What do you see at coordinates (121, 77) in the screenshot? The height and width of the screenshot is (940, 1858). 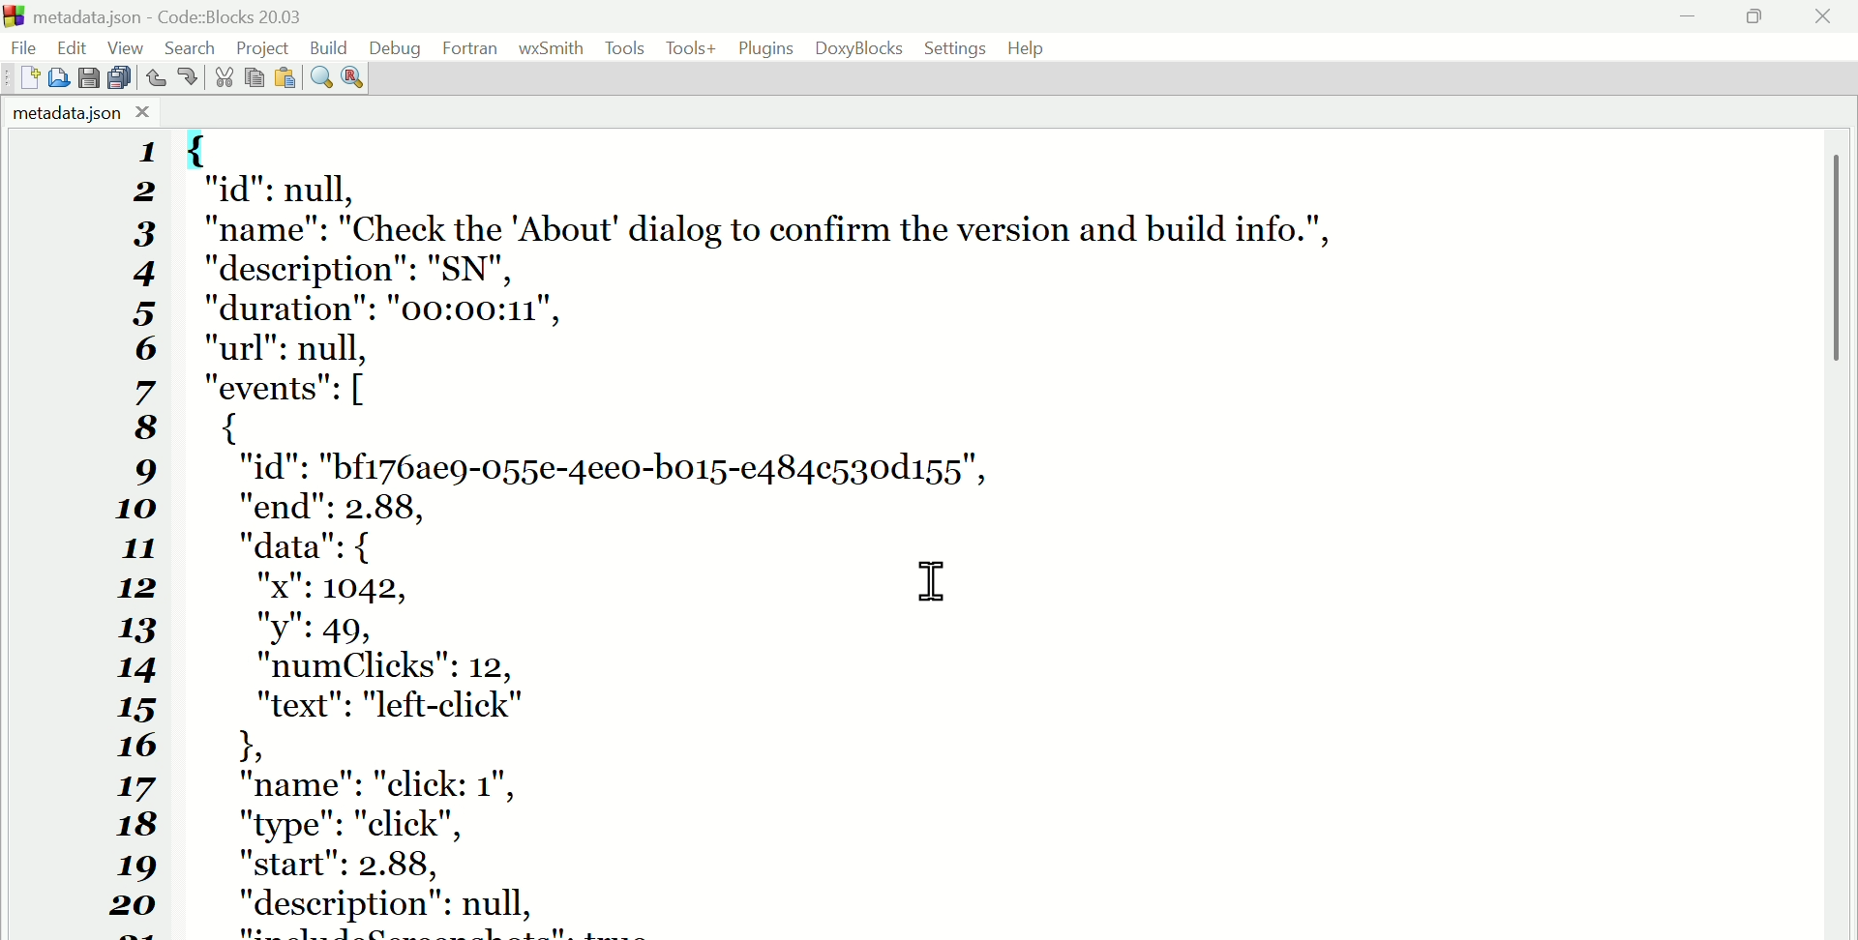 I see `Save all` at bounding box center [121, 77].